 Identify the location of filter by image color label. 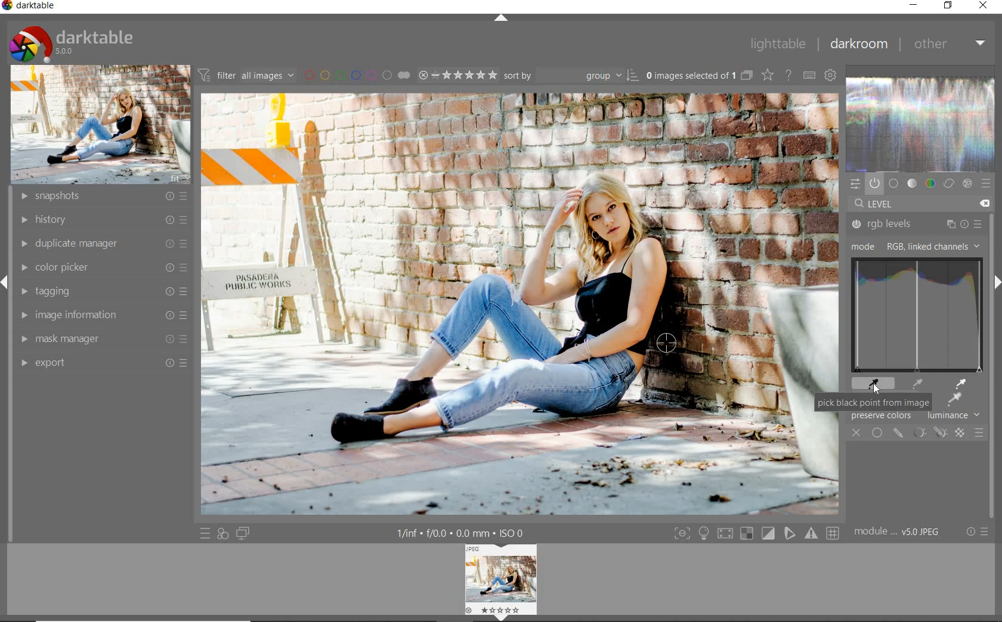
(357, 74).